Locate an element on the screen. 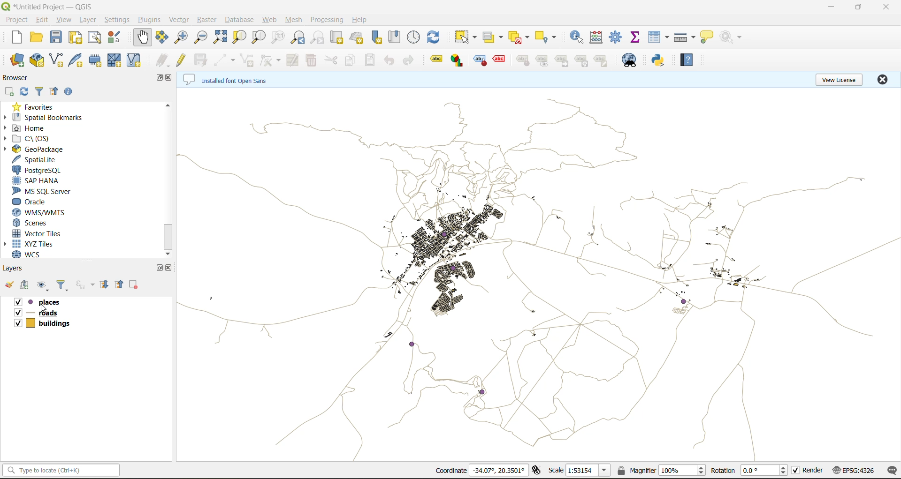 The image size is (901, 479). new is located at coordinates (15, 37).